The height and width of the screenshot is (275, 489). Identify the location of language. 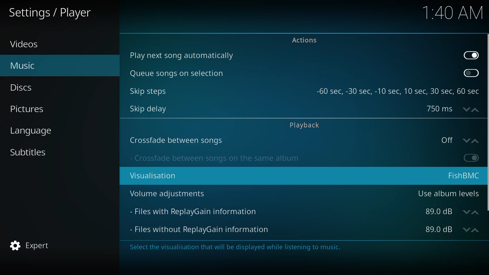
(34, 131).